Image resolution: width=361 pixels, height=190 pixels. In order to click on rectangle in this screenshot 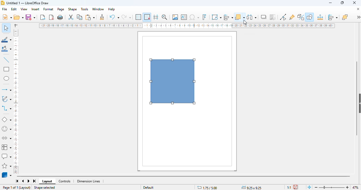, I will do `click(6, 69)`.